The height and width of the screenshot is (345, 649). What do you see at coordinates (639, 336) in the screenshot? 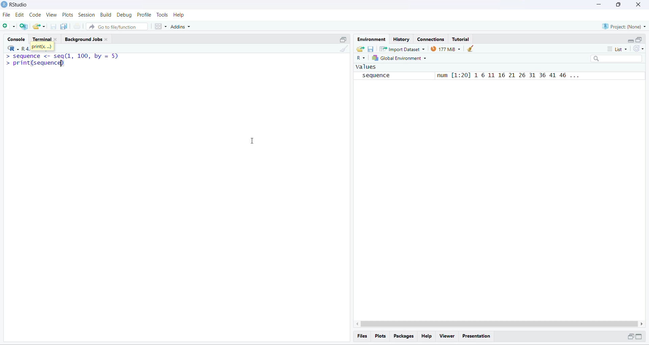
I see `Expand/collapse` at bounding box center [639, 336].